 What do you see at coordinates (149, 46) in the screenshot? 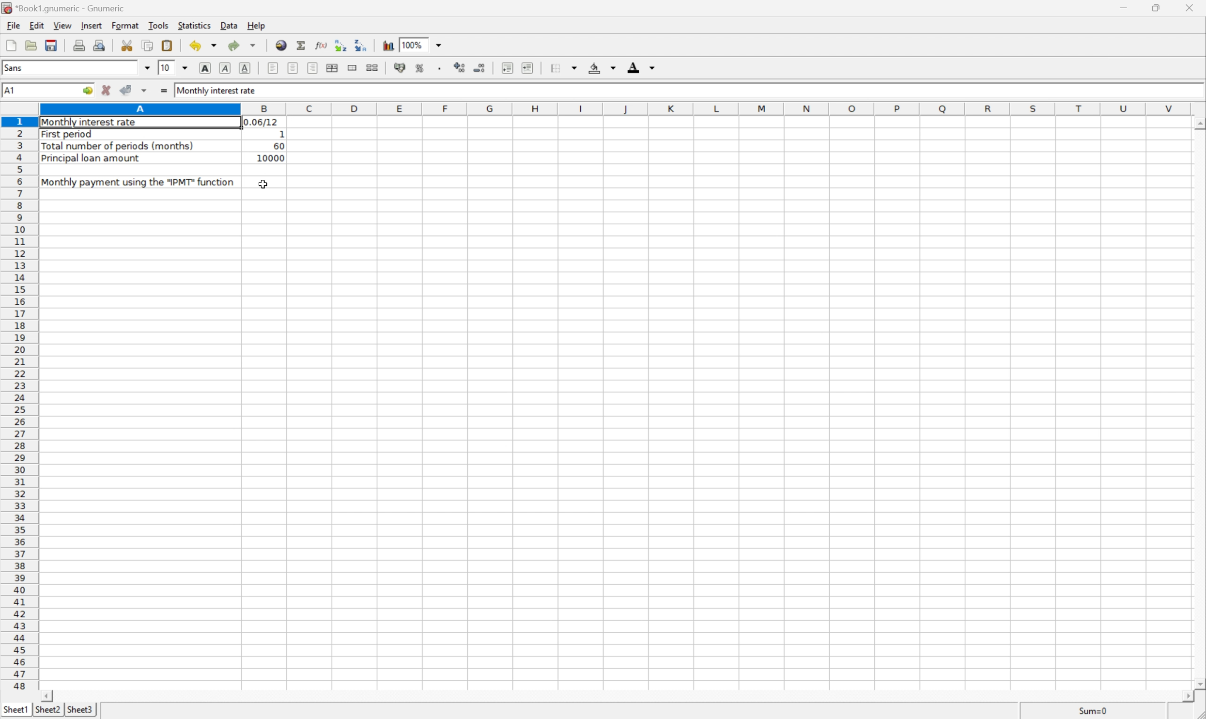
I see `Copy selection` at bounding box center [149, 46].